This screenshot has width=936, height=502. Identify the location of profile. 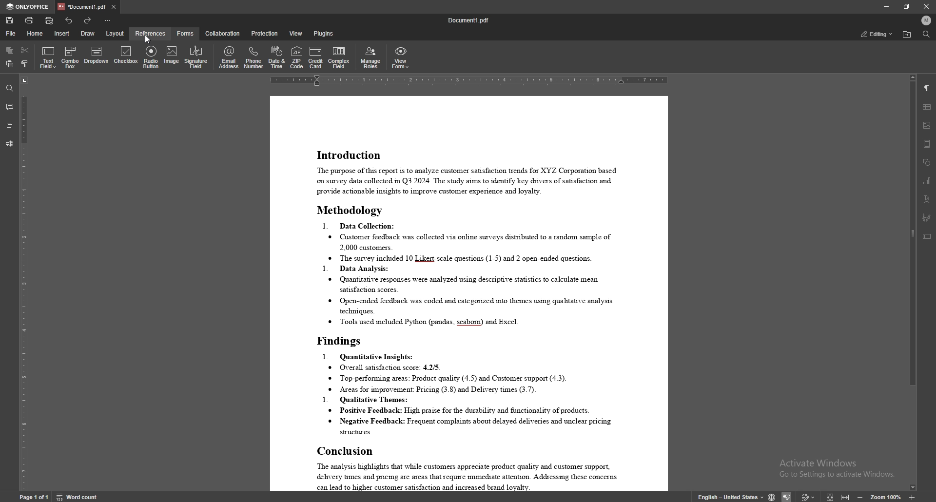
(927, 20).